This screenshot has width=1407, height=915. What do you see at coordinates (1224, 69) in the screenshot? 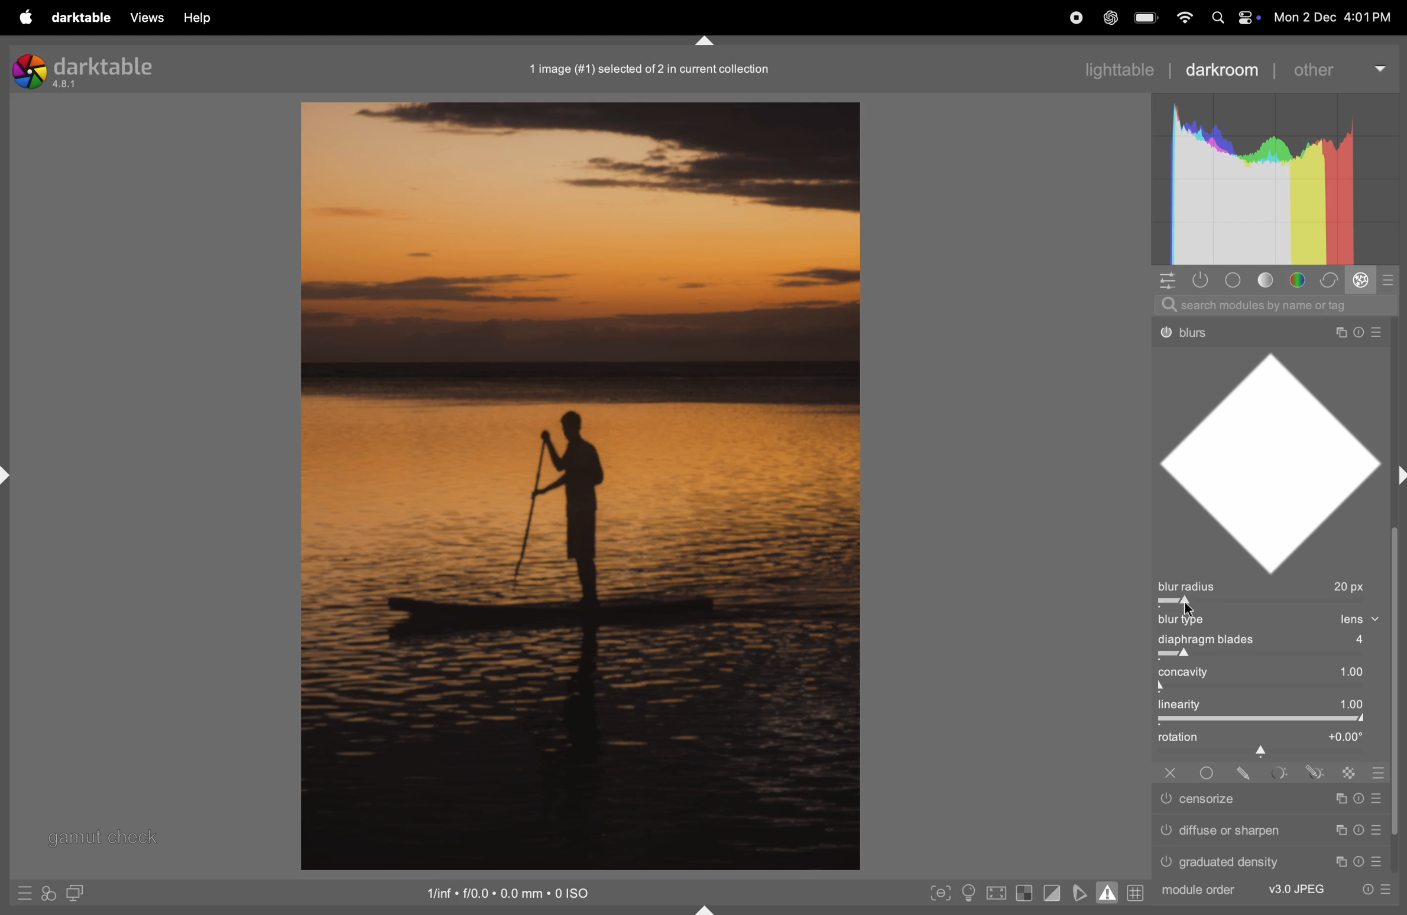
I see `darkroom` at bounding box center [1224, 69].